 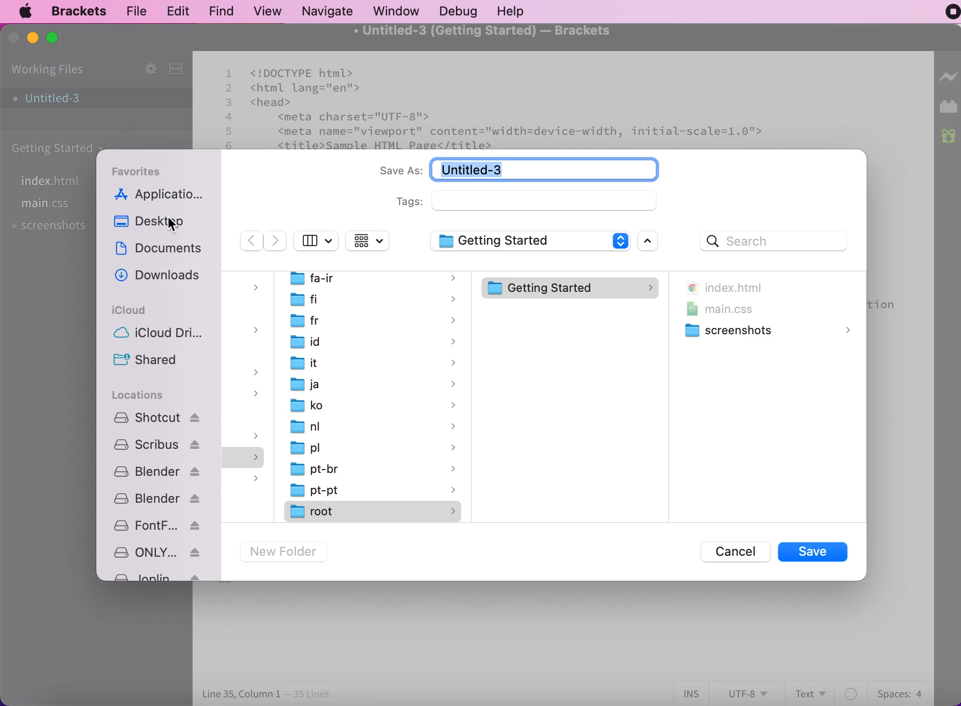 I want to click on minimize, so click(x=33, y=38).